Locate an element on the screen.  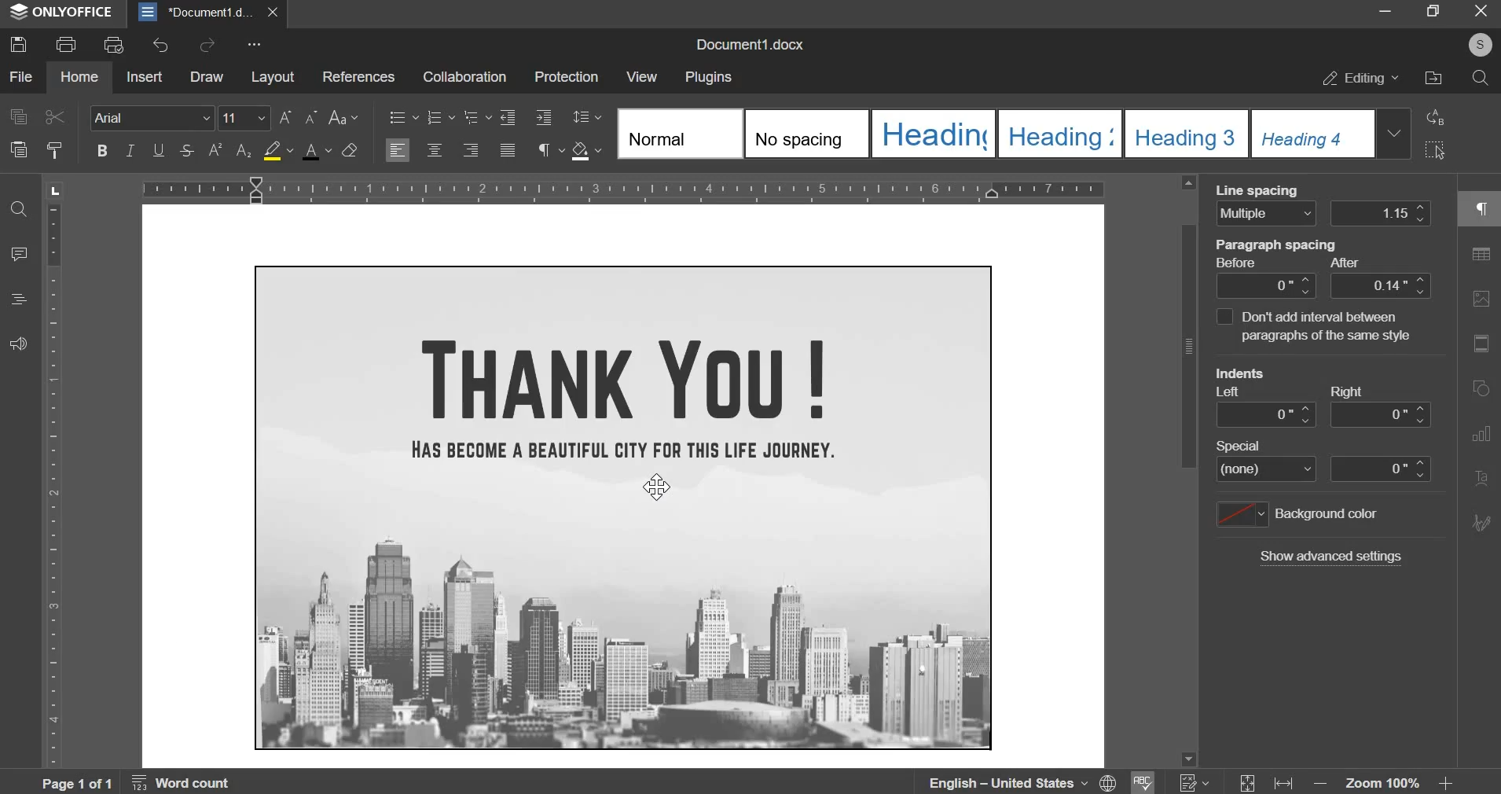
plugins is located at coordinates (708, 78).